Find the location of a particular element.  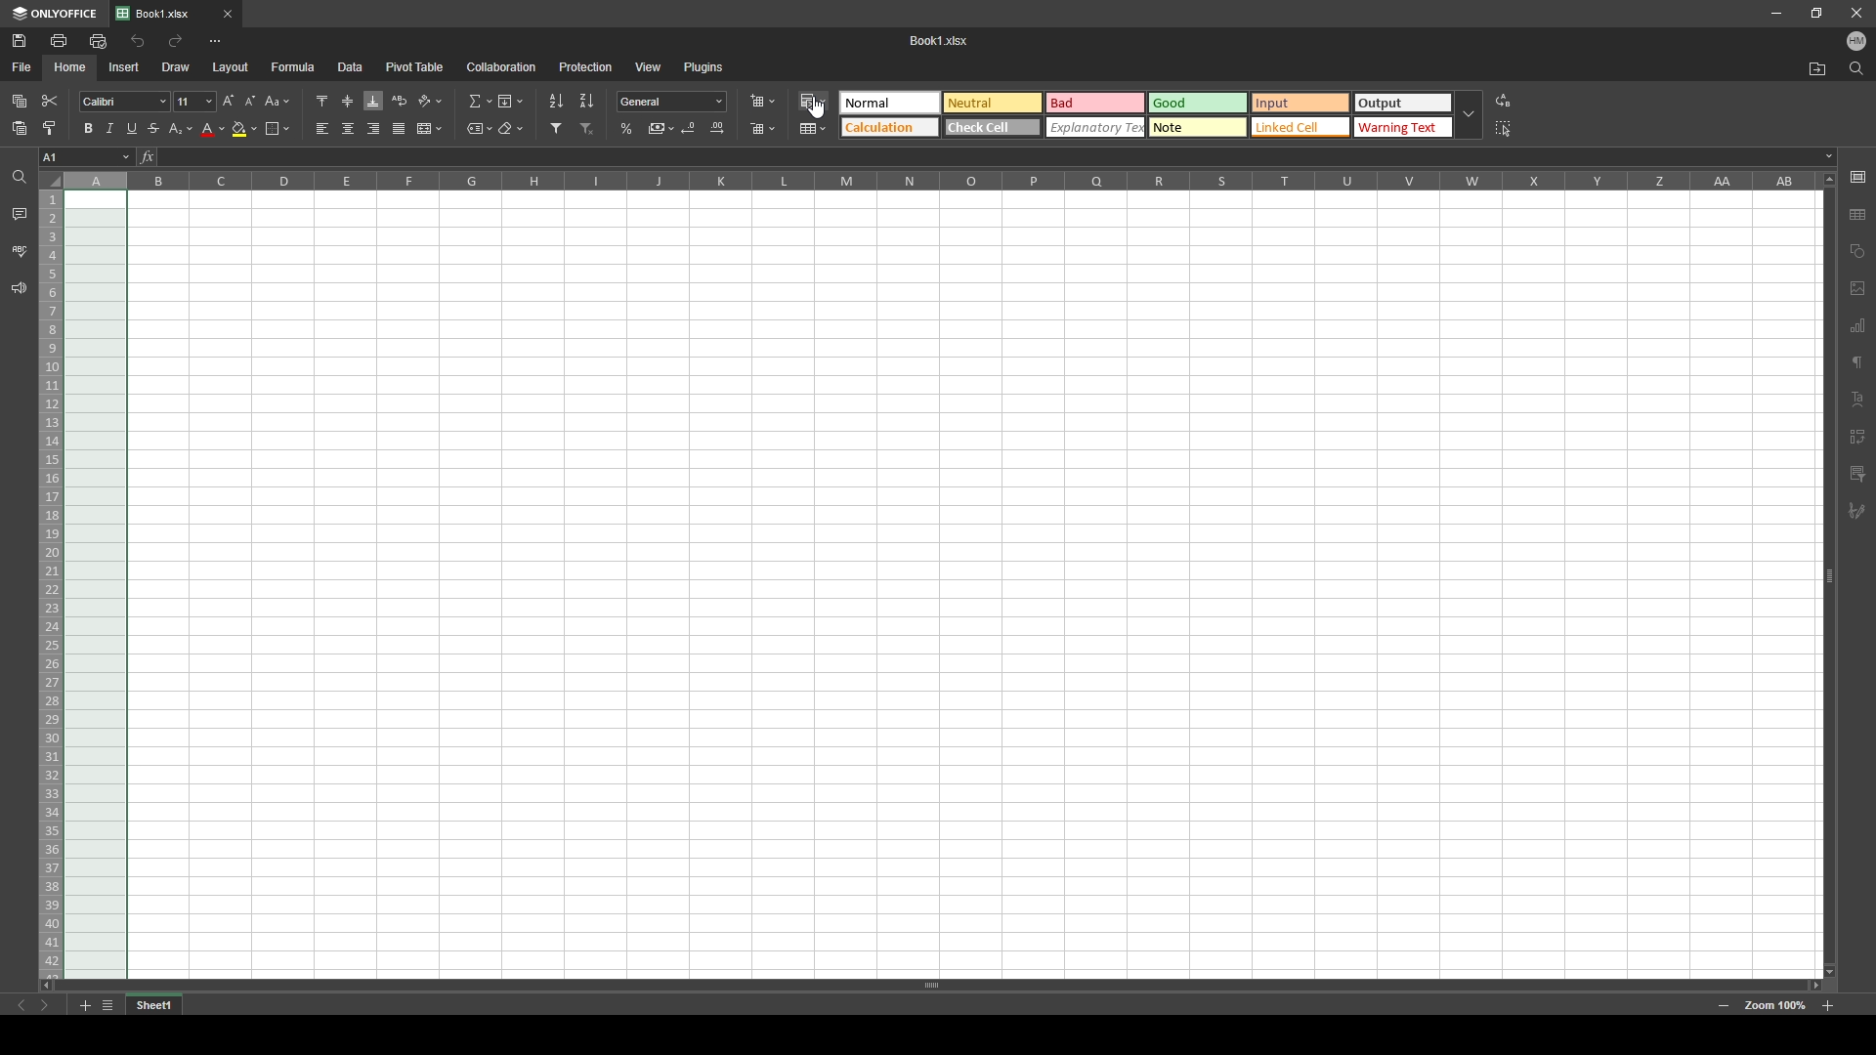

font color is located at coordinates (214, 130).